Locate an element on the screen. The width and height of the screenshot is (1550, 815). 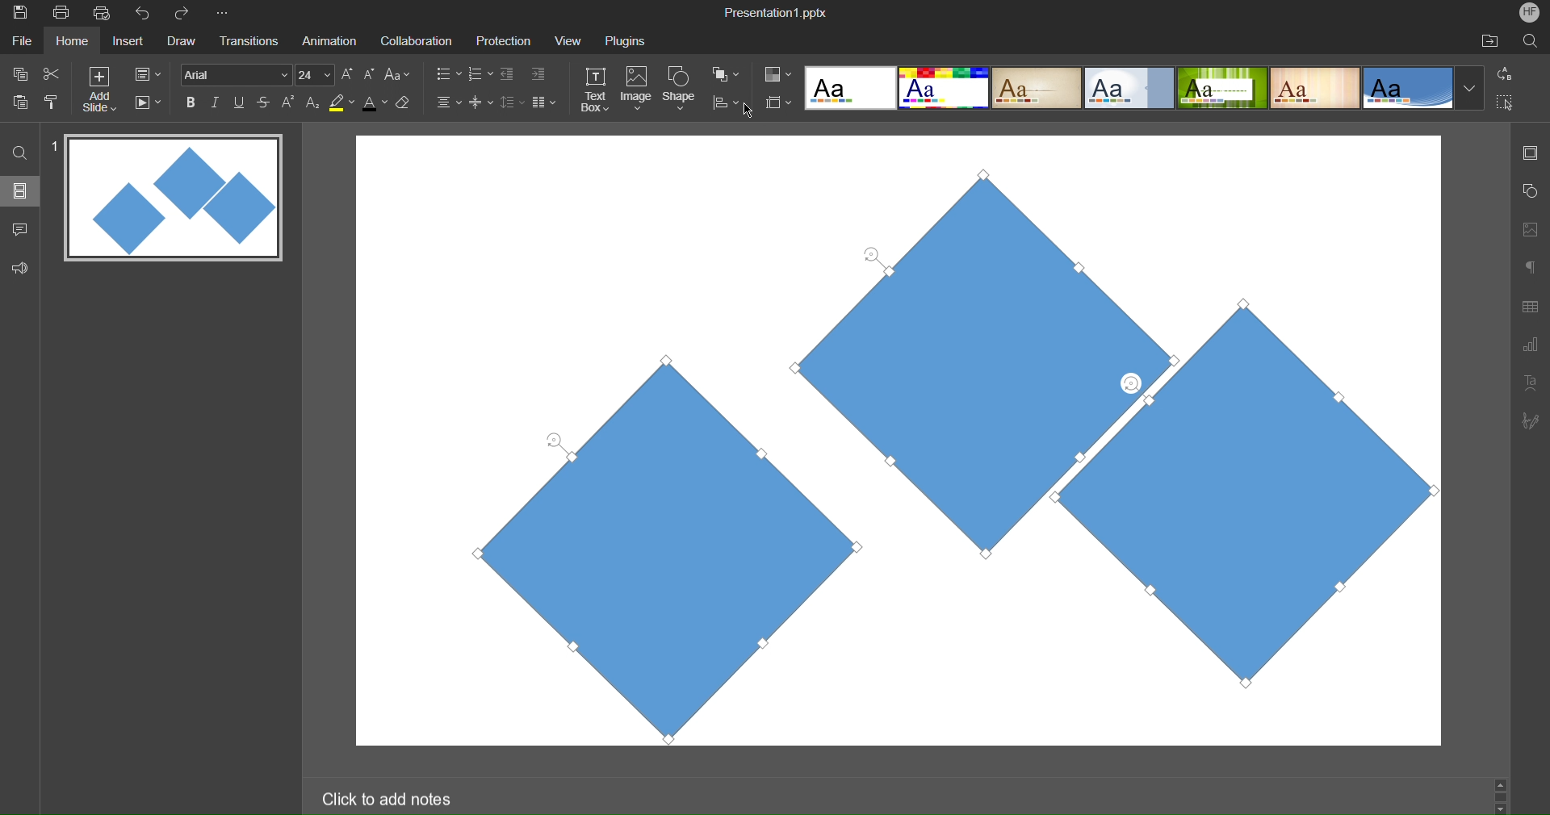
Text Color is located at coordinates (375, 102).